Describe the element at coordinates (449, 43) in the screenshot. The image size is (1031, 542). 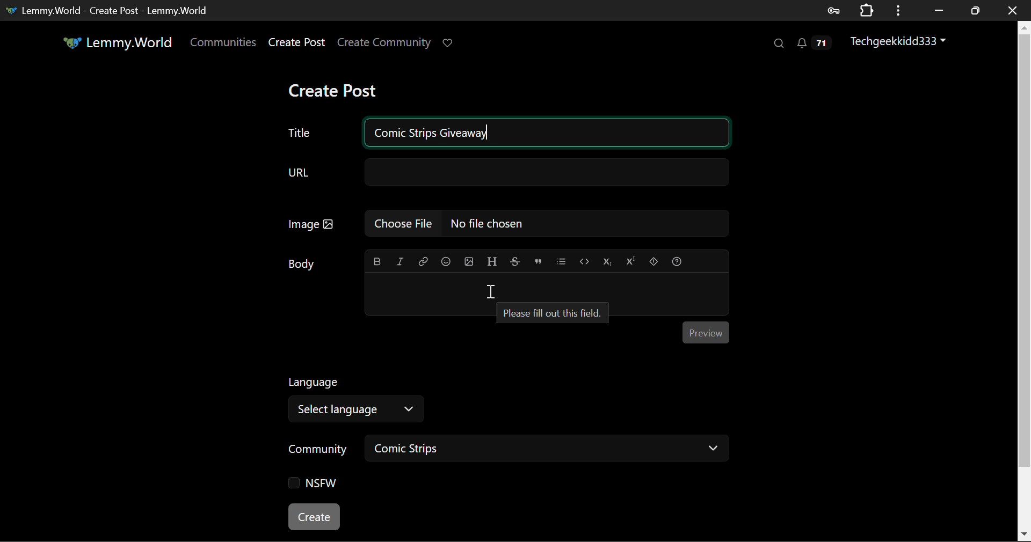
I see `Donate Page Link` at that location.